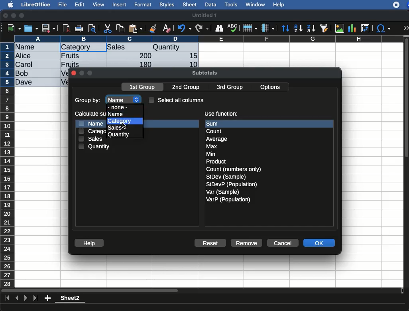  Describe the element at coordinates (221, 114) in the screenshot. I see `use function` at that location.